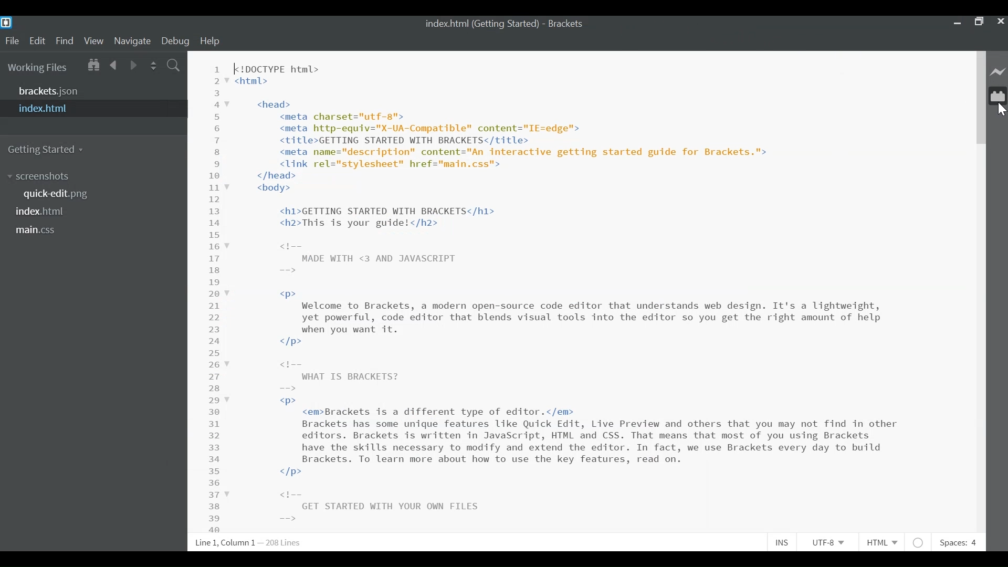 The image size is (1008, 567). What do you see at coordinates (59, 194) in the screenshot?
I see `quickedit.png` at bounding box center [59, 194].